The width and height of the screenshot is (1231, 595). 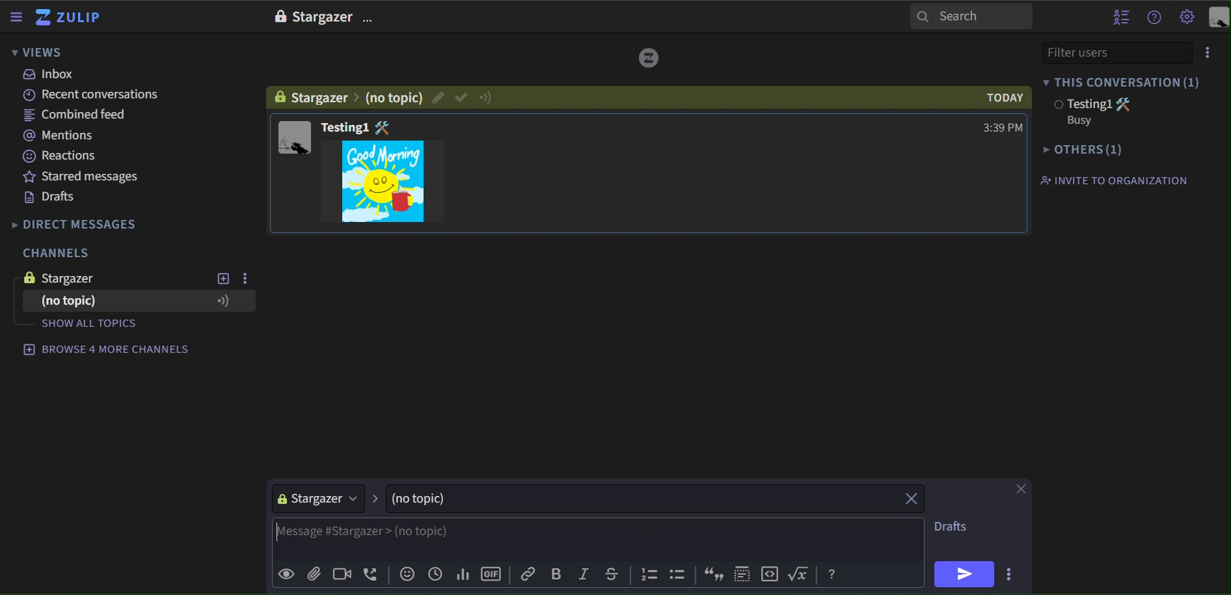 I want to click on close, so click(x=1019, y=489).